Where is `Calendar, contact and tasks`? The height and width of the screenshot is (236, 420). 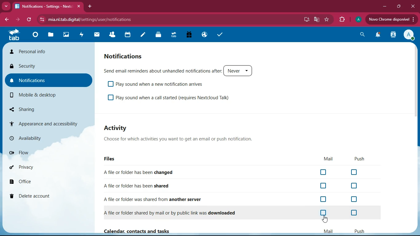
Calendar, contact and tasks is located at coordinates (138, 231).